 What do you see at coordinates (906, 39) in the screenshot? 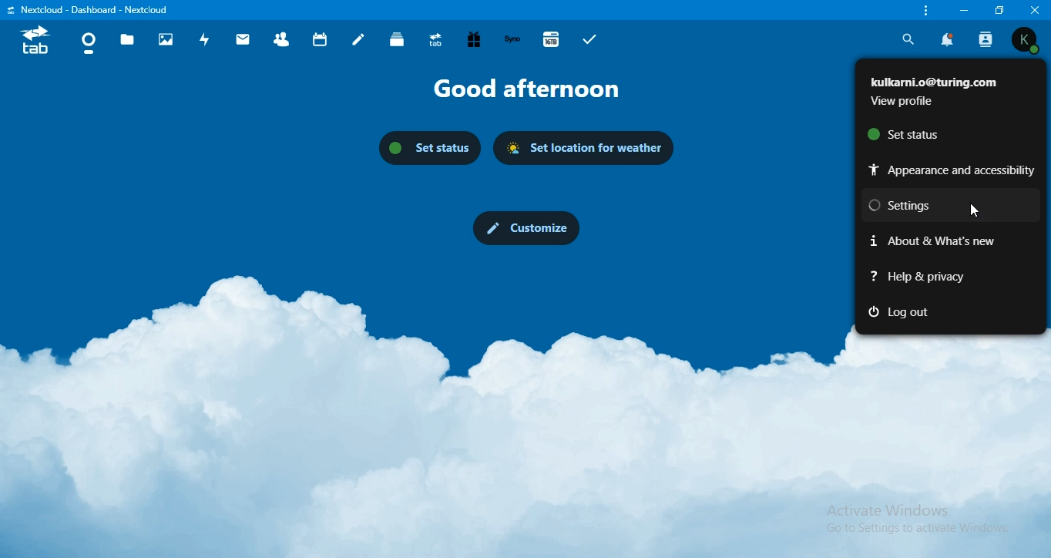
I see `search` at bounding box center [906, 39].